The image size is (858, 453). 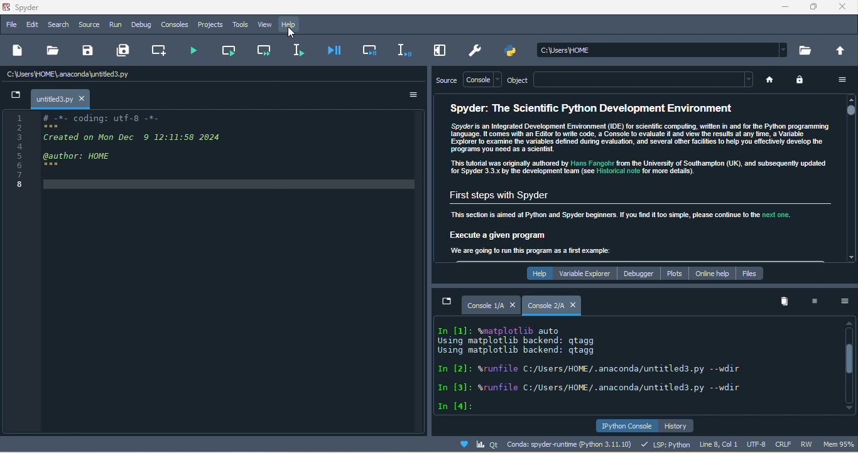 What do you see at coordinates (537, 445) in the screenshot?
I see `conda spyder runtime` at bounding box center [537, 445].